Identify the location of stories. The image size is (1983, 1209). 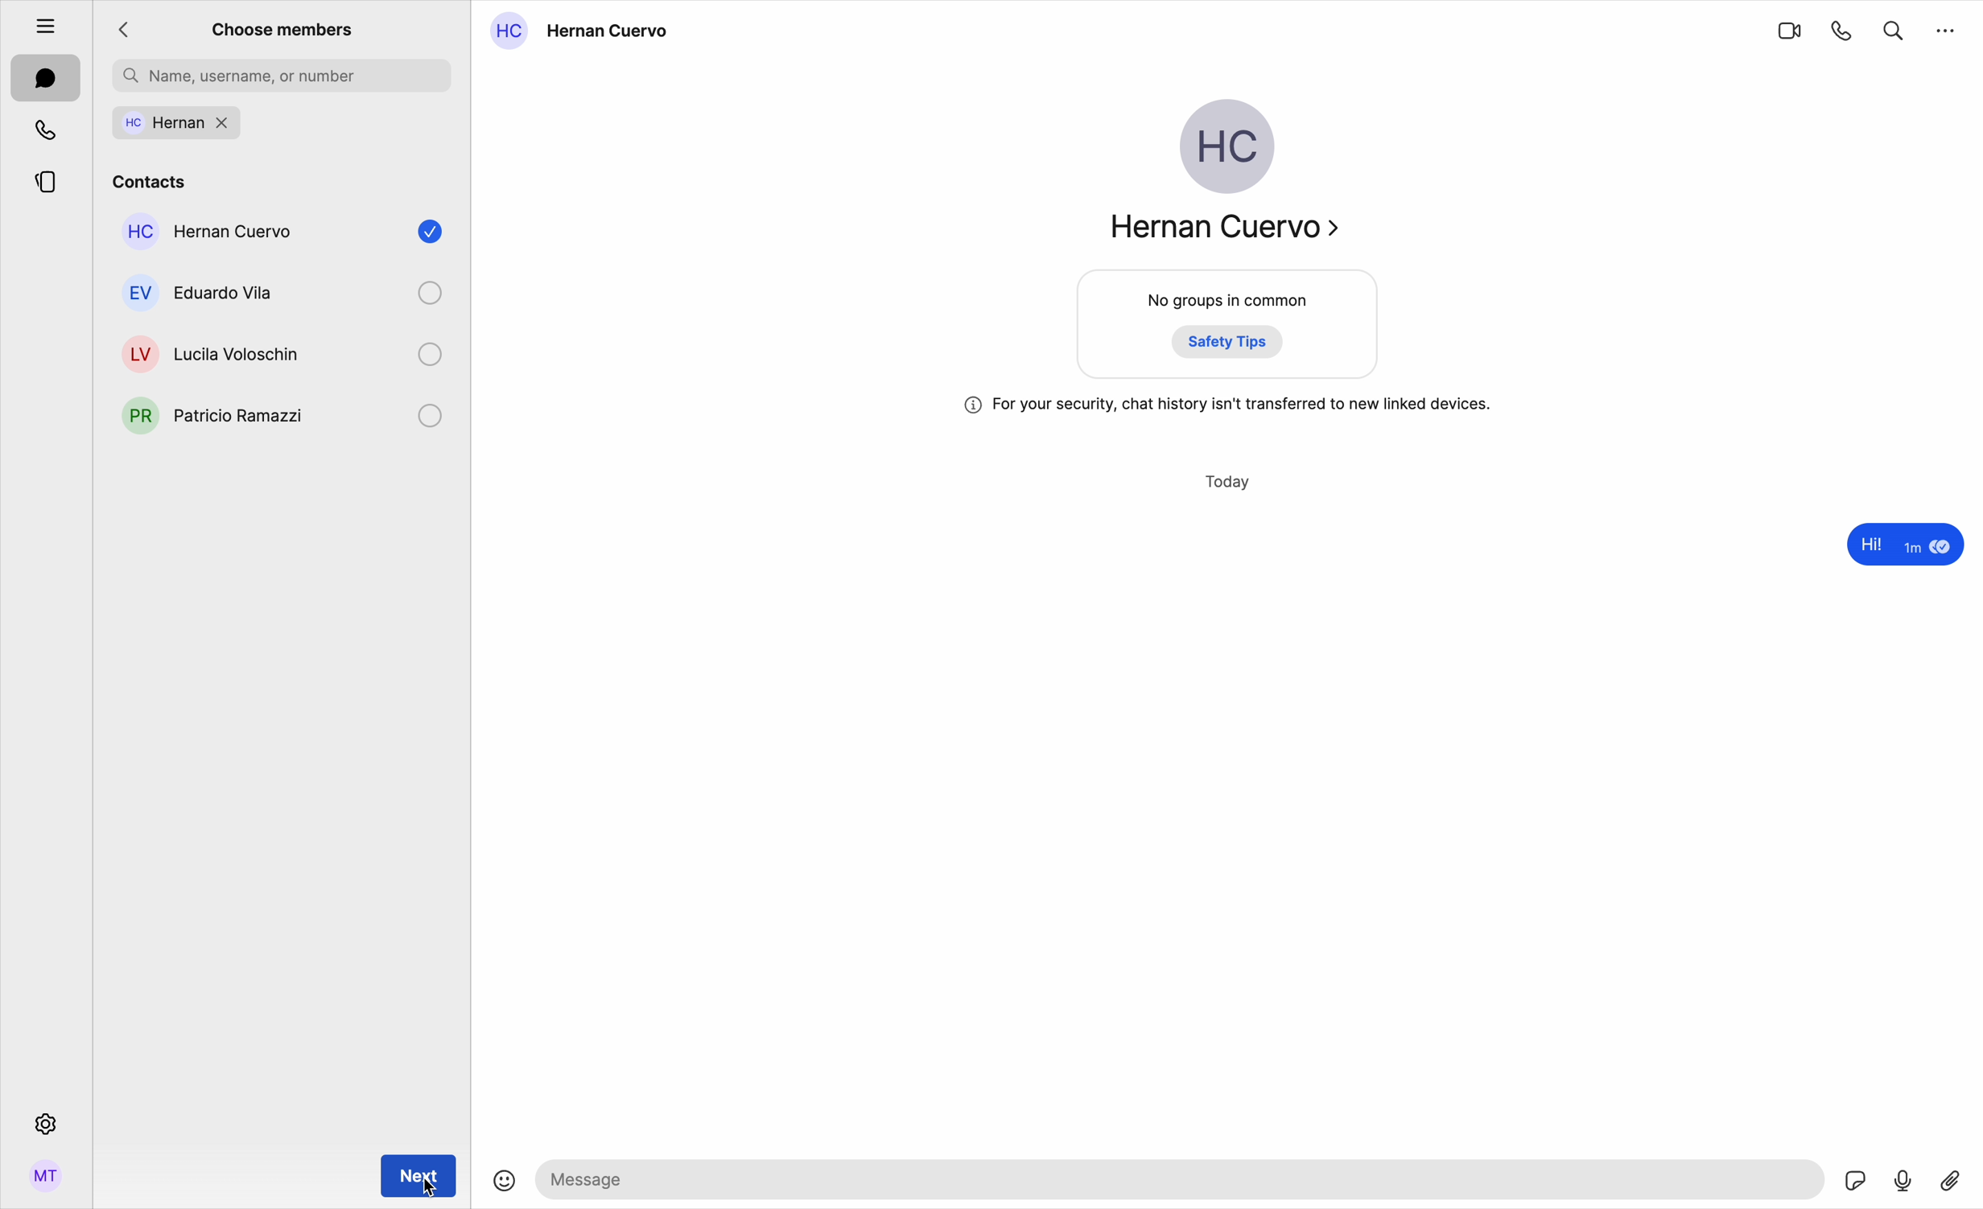
(46, 179).